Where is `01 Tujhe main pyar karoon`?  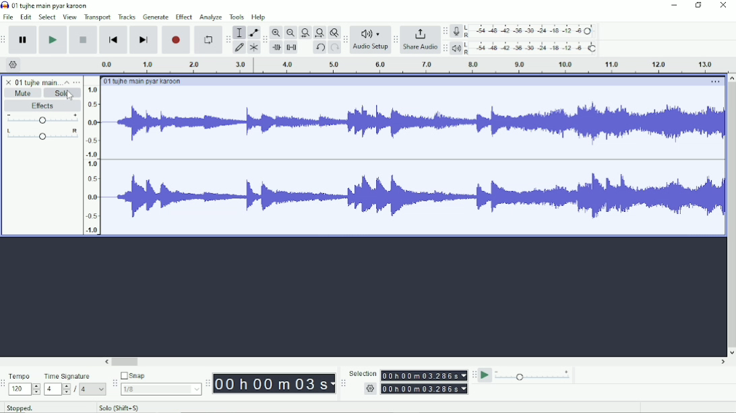 01 Tujhe main pyar karoon is located at coordinates (47, 5).